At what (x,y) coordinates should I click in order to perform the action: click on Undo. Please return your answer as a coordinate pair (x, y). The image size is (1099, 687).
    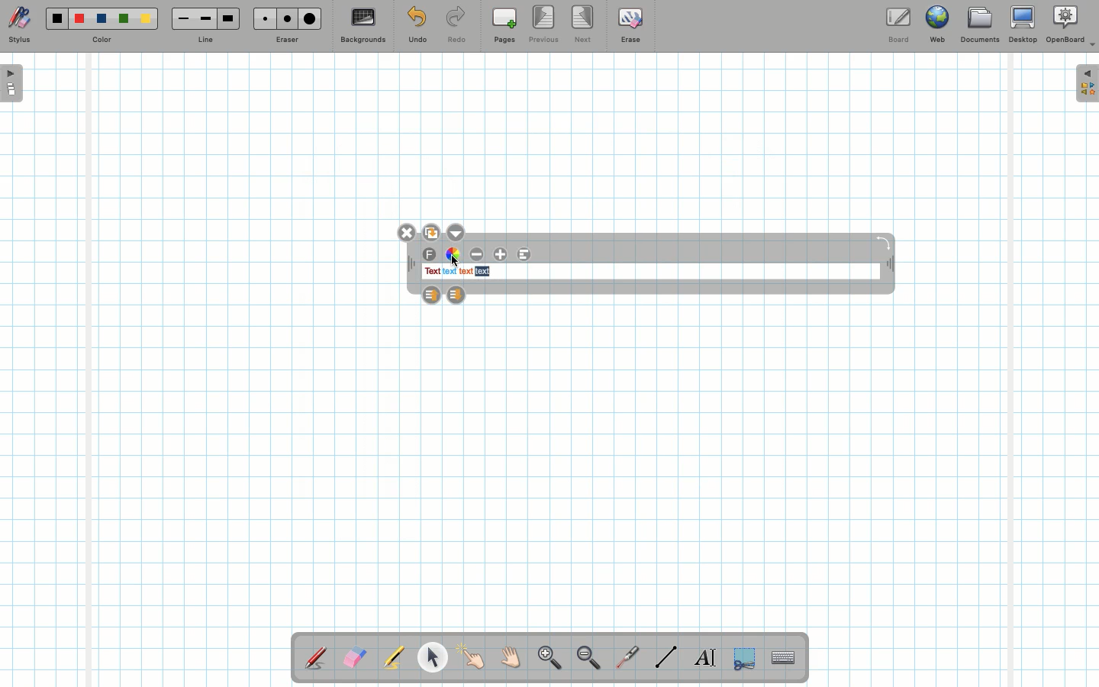
    Looking at the image, I should click on (417, 27).